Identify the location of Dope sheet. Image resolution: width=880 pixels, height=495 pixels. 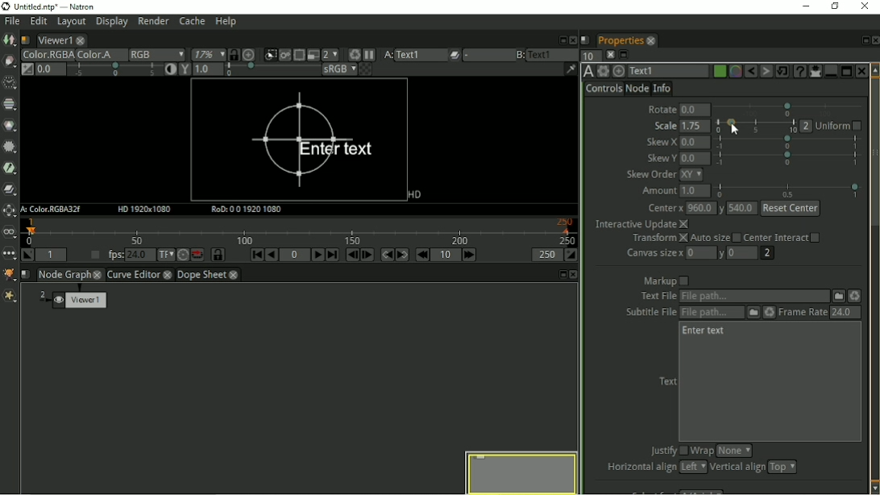
(211, 275).